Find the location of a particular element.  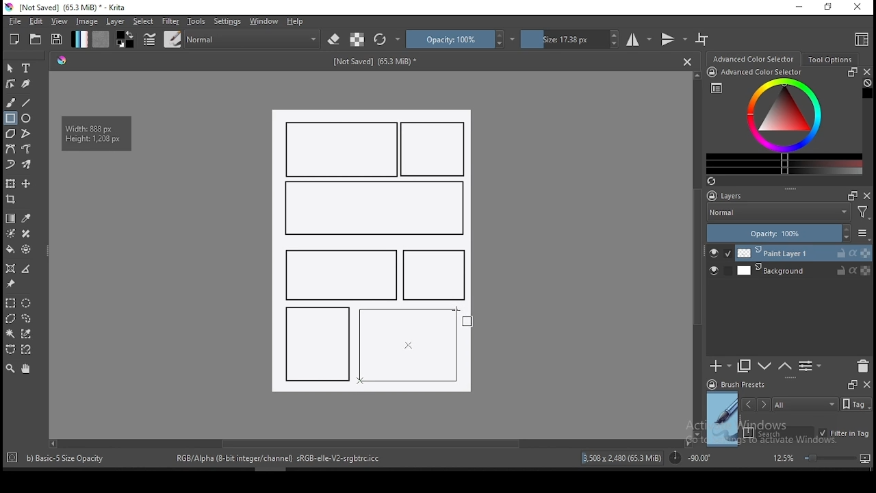

delete layer is located at coordinates (862, 367).